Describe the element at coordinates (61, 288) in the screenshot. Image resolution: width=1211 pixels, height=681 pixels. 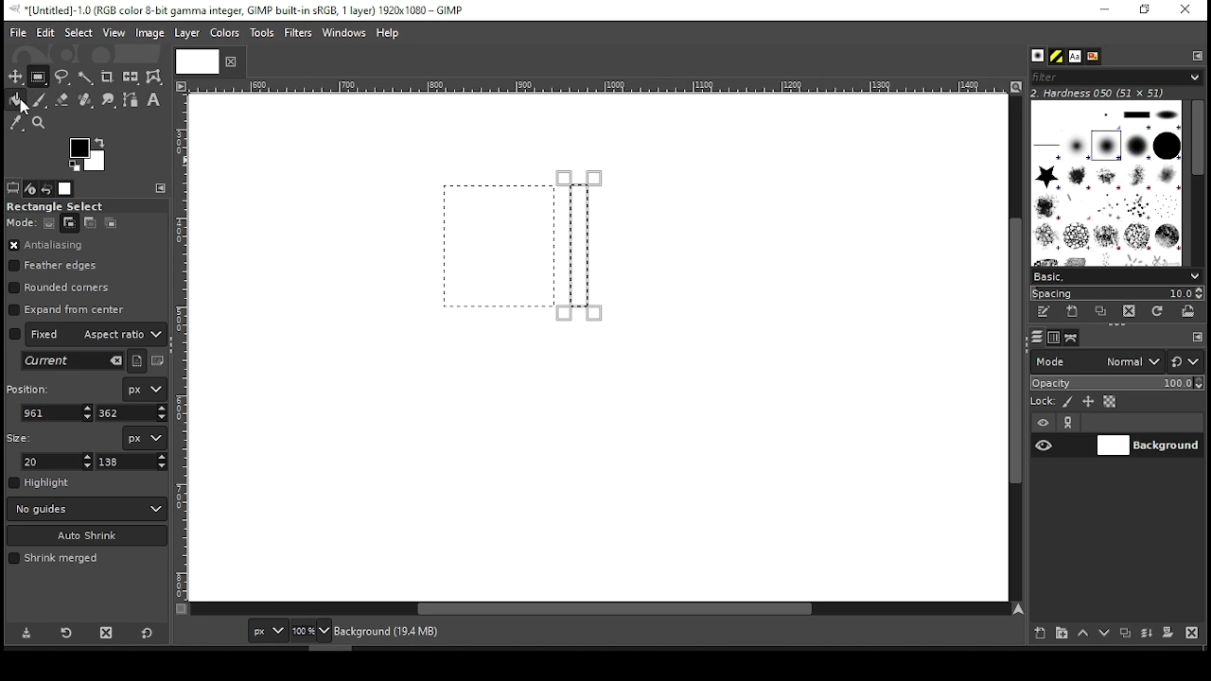
I see `rounded corners` at that location.